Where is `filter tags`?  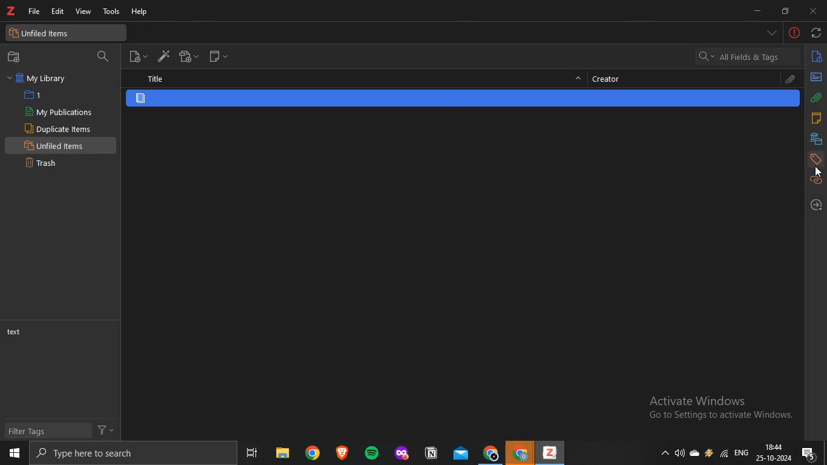 filter tags is located at coordinates (61, 429).